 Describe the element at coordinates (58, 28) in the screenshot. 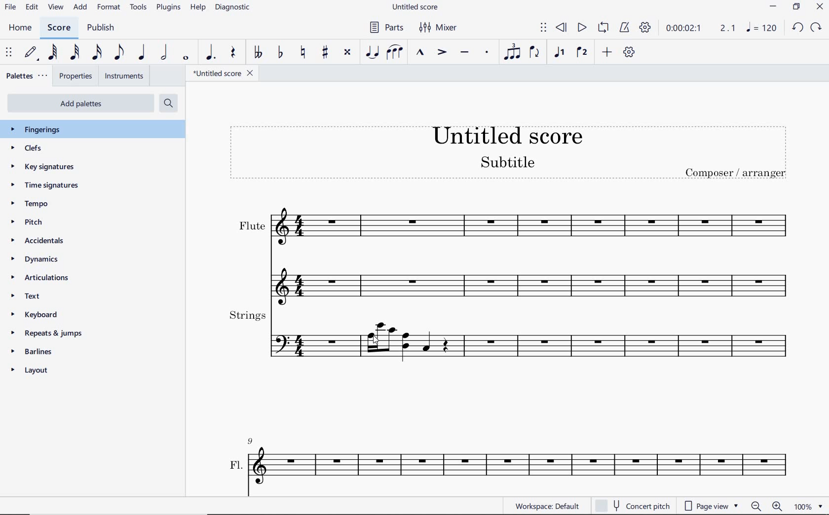

I see `score` at that location.